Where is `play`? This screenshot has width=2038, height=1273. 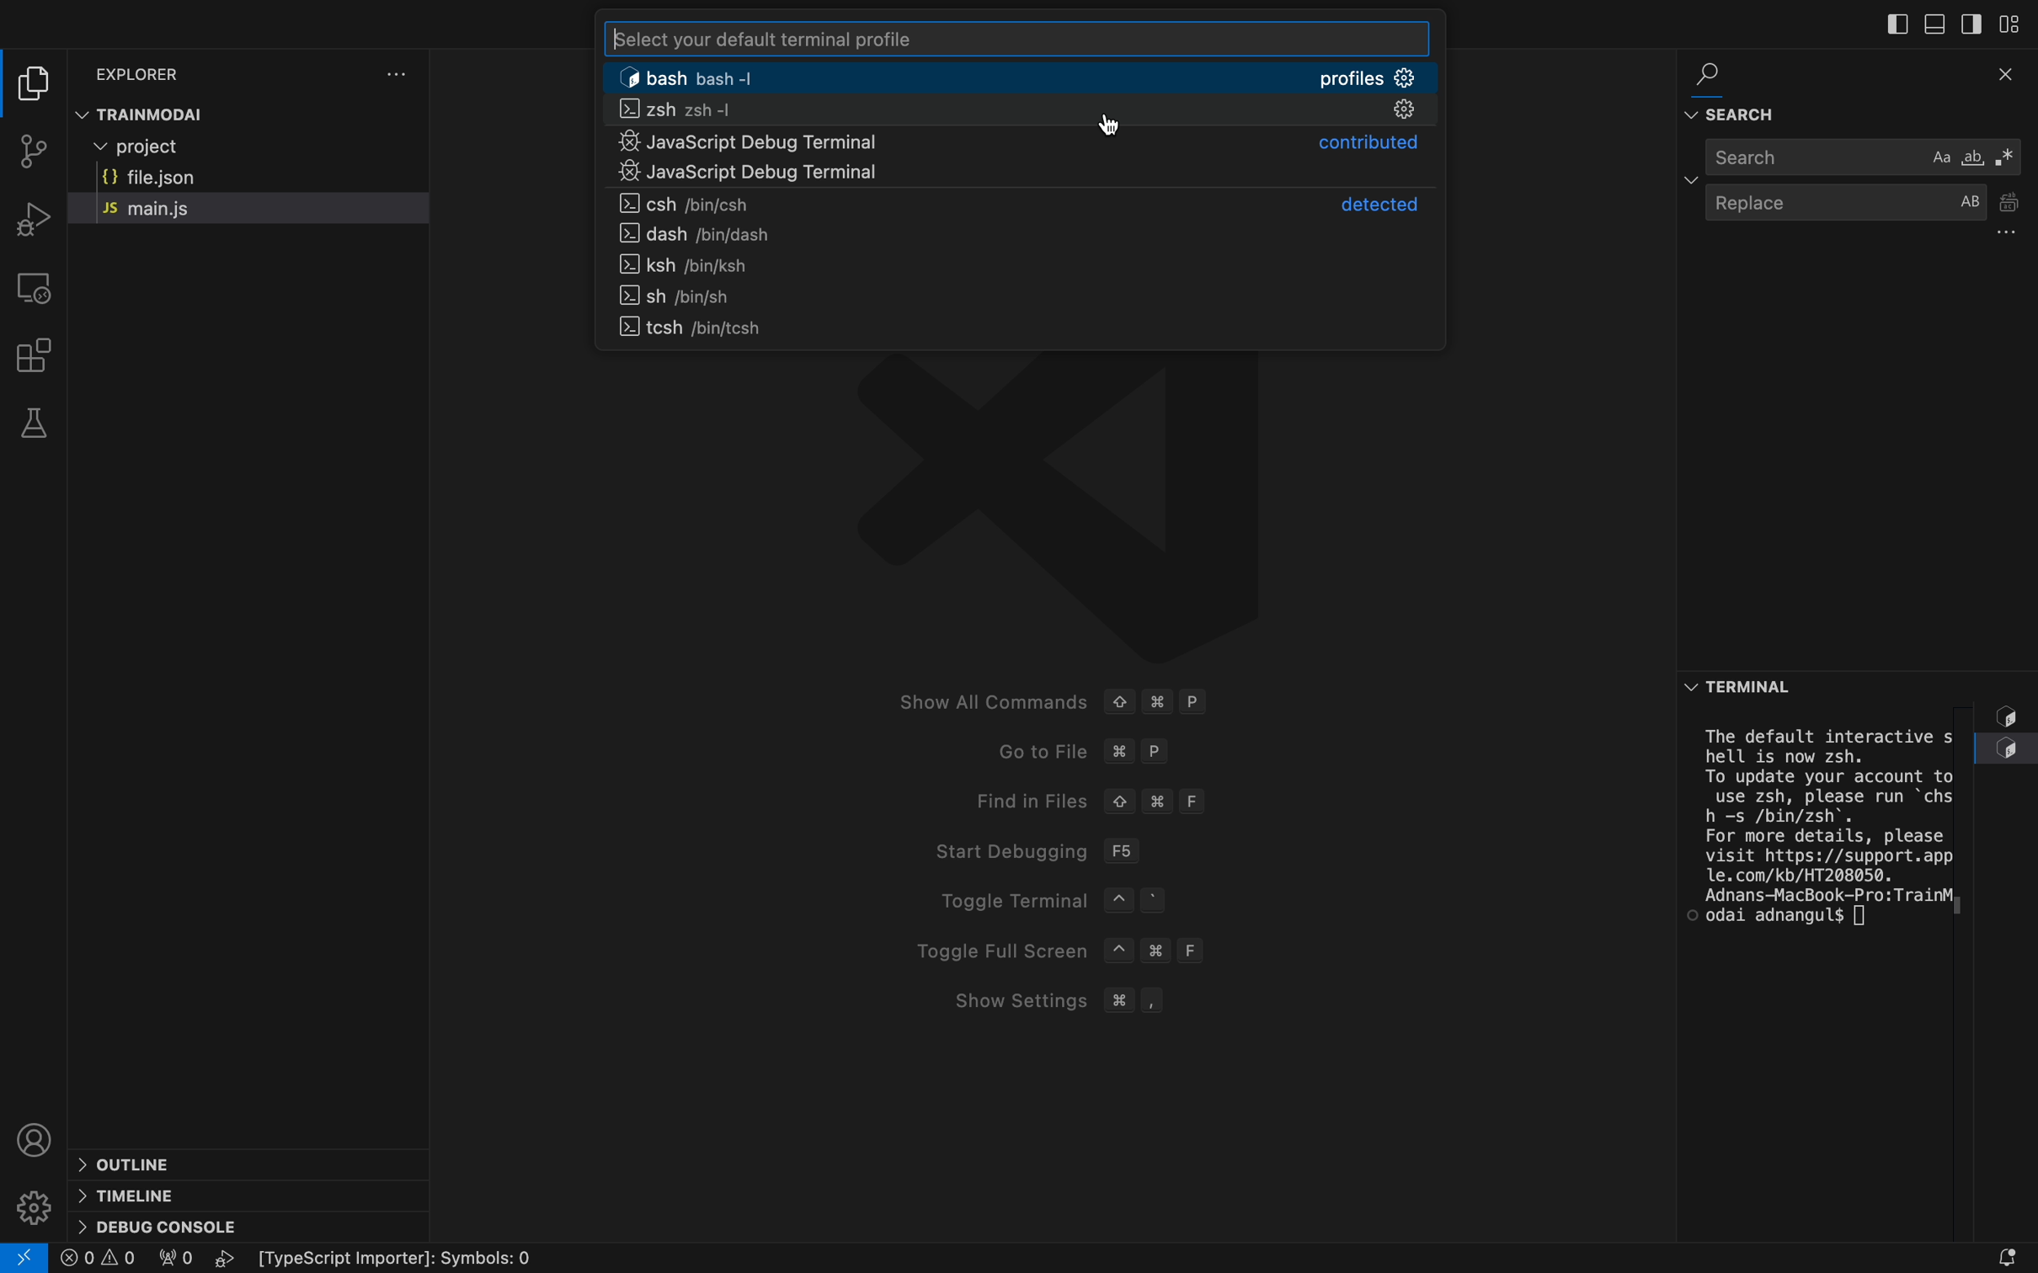 play is located at coordinates (229, 1259).